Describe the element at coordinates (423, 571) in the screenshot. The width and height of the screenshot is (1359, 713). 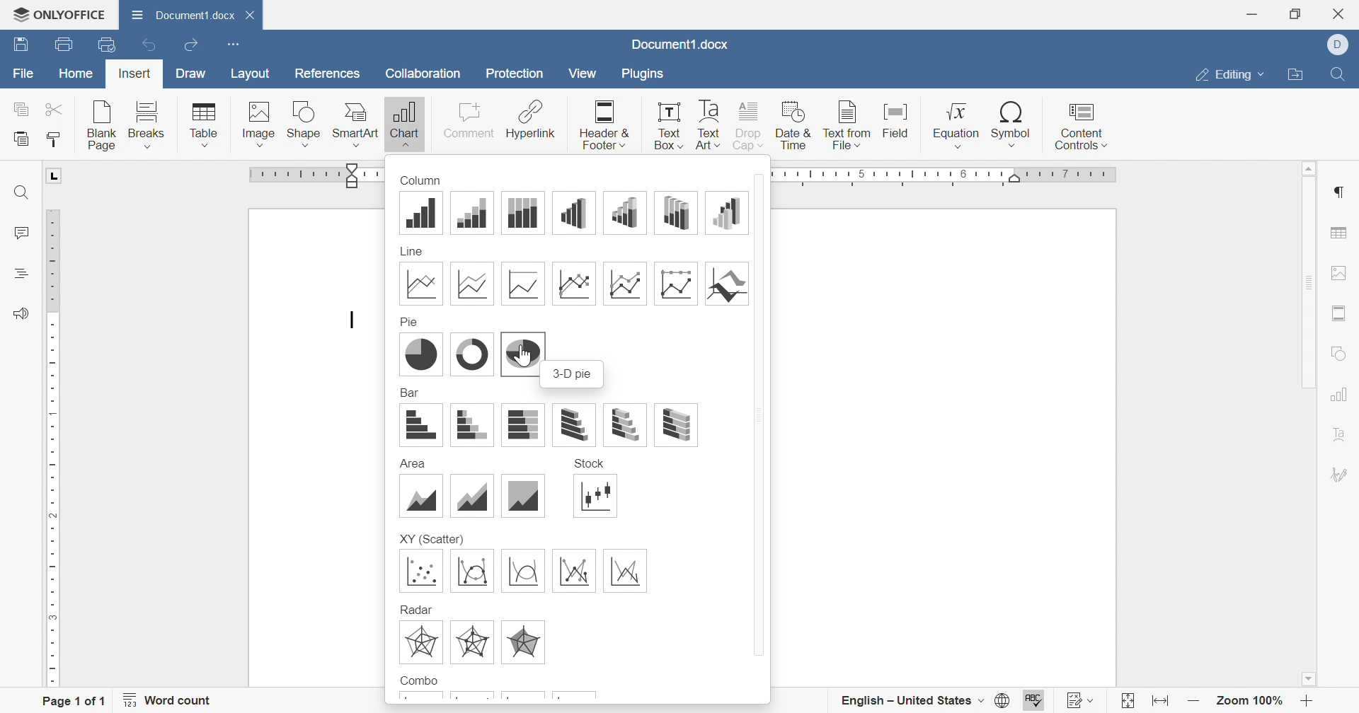
I see `Scatter` at that location.